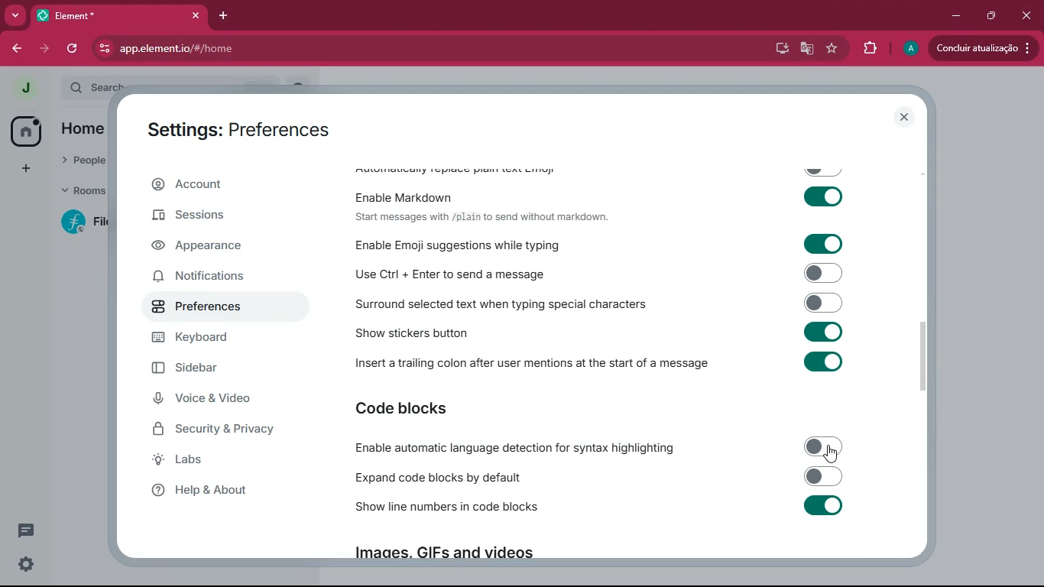 The image size is (1044, 587). What do you see at coordinates (954, 15) in the screenshot?
I see `minimize` at bounding box center [954, 15].